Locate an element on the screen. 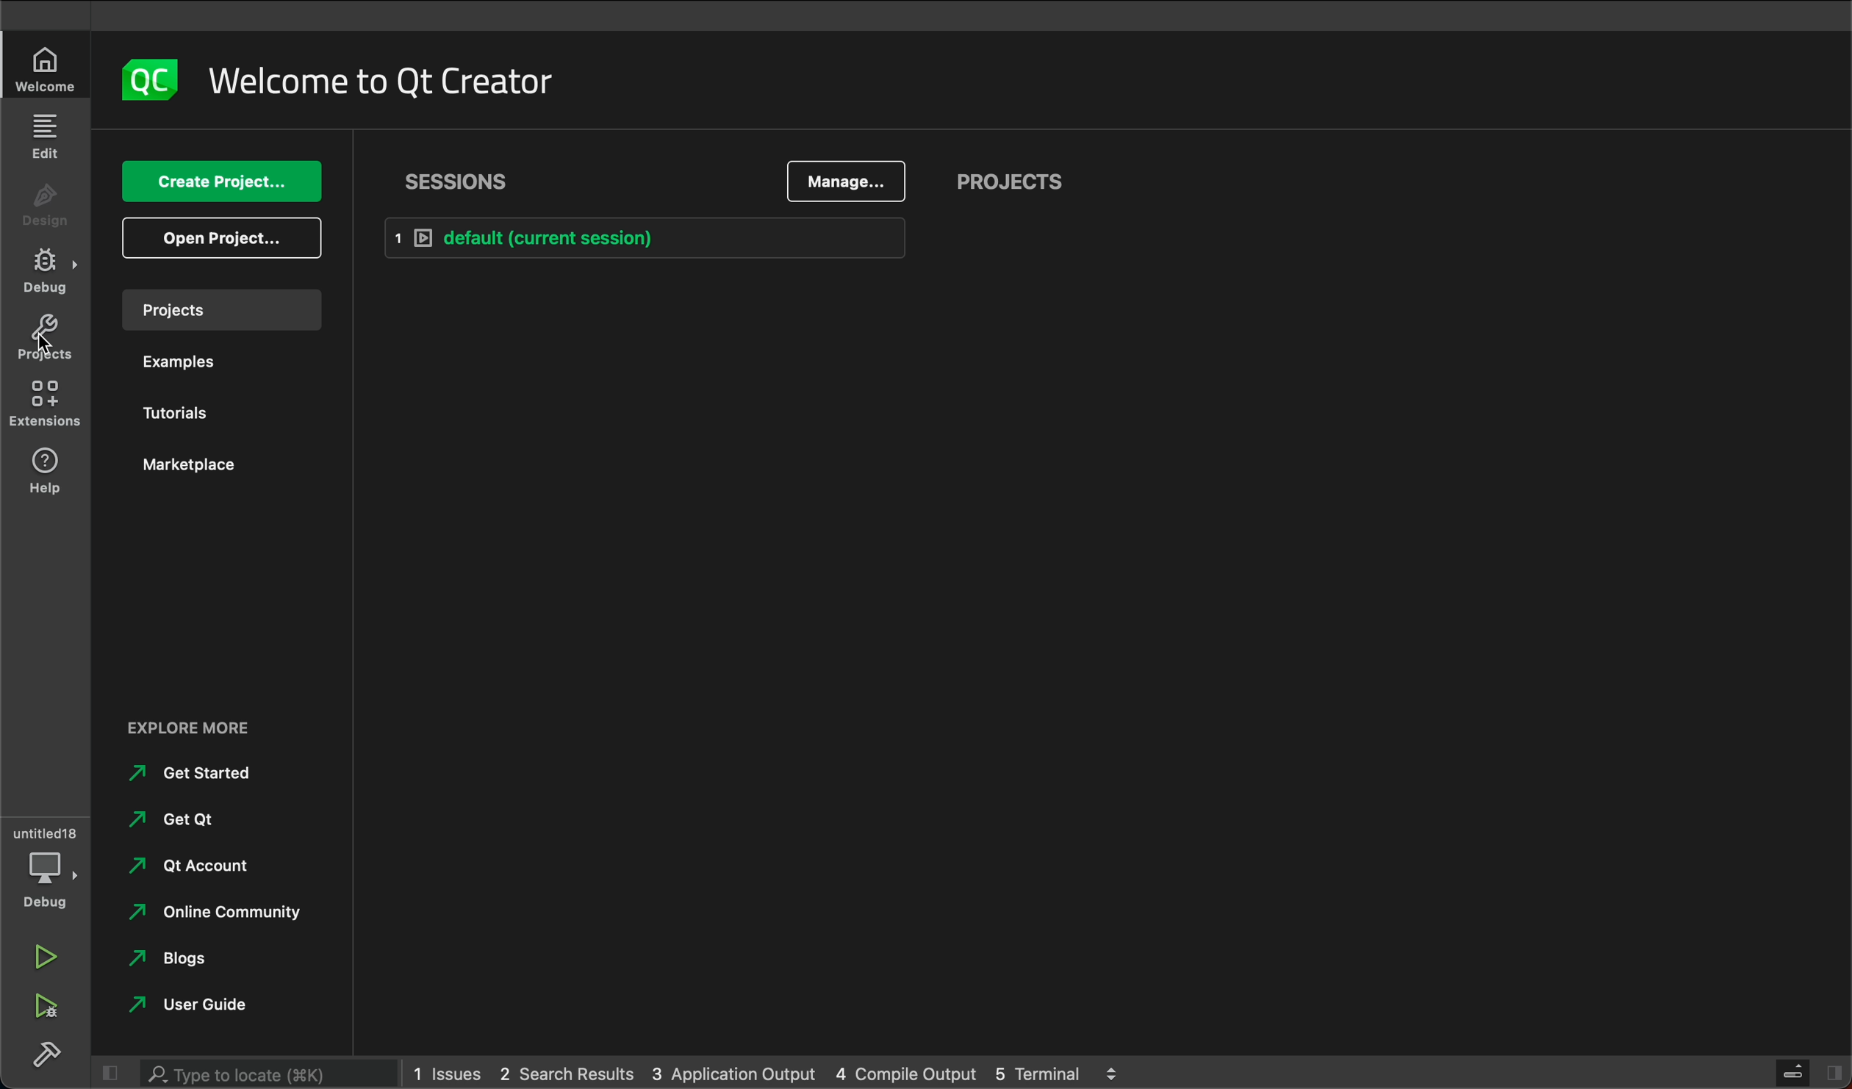 This screenshot has width=1852, height=1089. welcome is located at coordinates (47, 70).